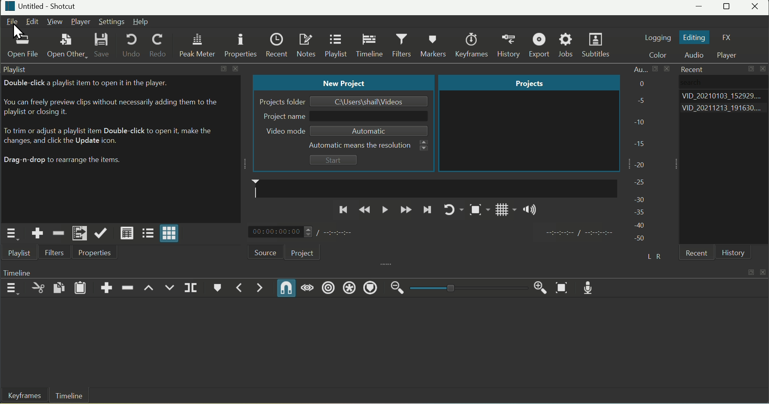 The width and height of the screenshot is (769, 404). I want to click on Ripple, so click(328, 288).